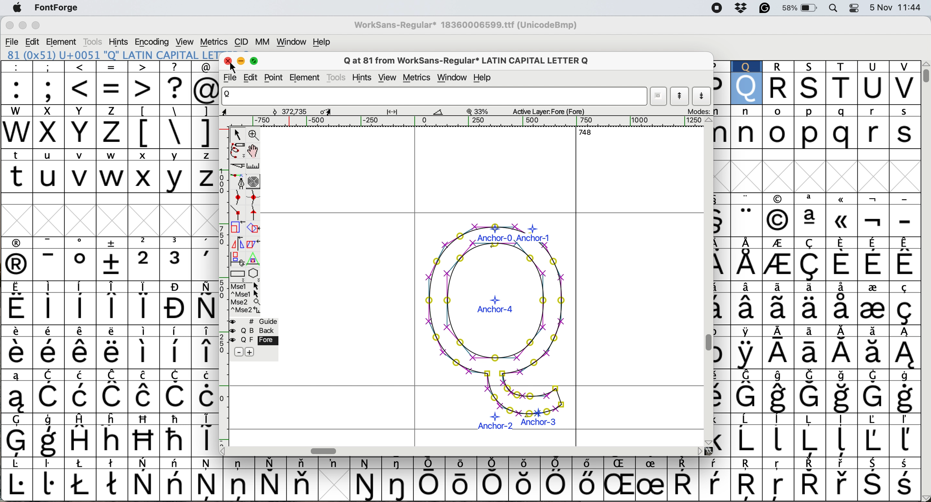 This screenshot has width=931, height=502. Describe the element at coordinates (443, 122) in the screenshot. I see `horizontal scroll bar` at that location.